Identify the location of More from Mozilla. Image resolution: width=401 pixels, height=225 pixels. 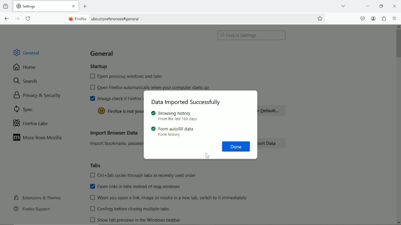
(39, 138).